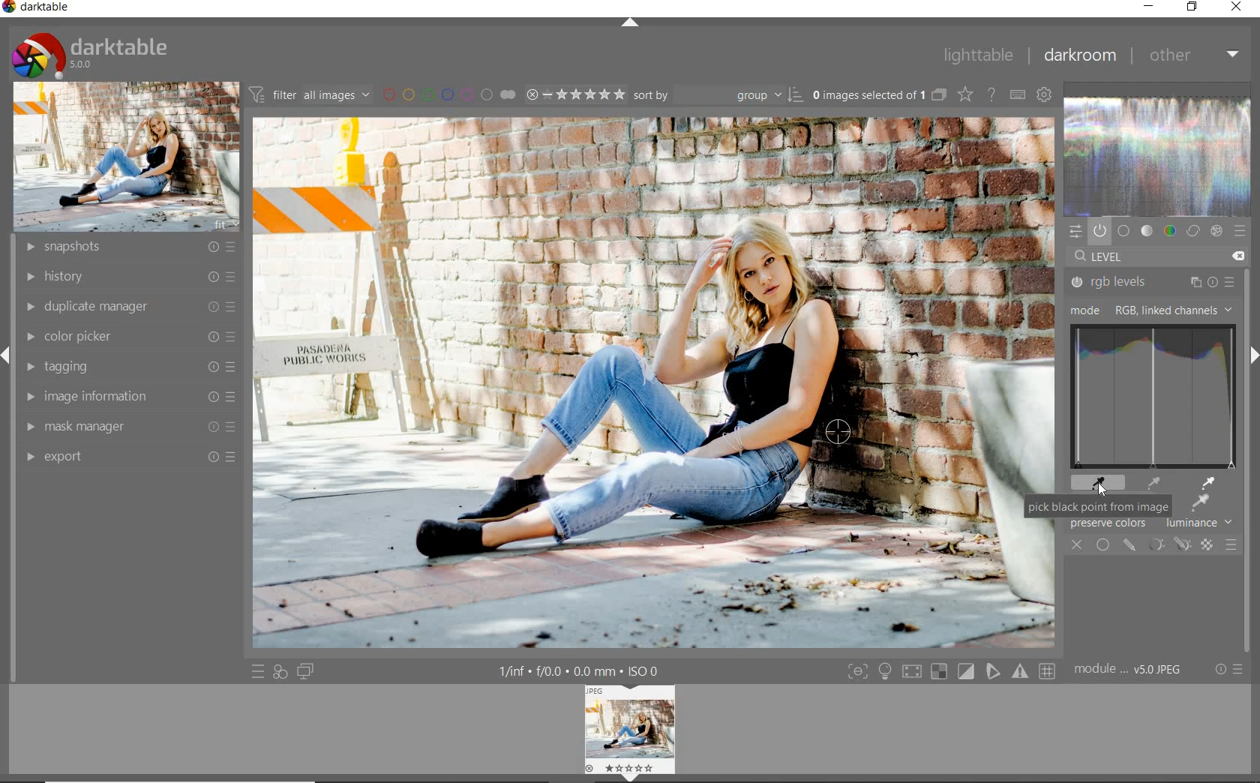  What do you see at coordinates (505, 382) in the screenshot?
I see `selected image` at bounding box center [505, 382].